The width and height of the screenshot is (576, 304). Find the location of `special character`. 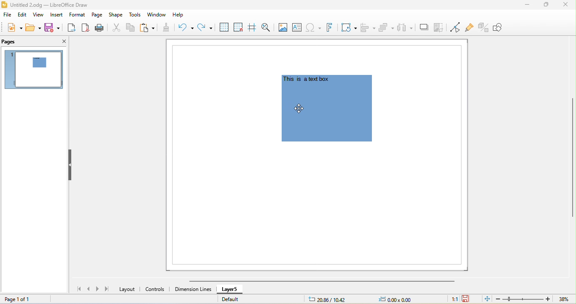

special character is located at coordinates (315, 28).